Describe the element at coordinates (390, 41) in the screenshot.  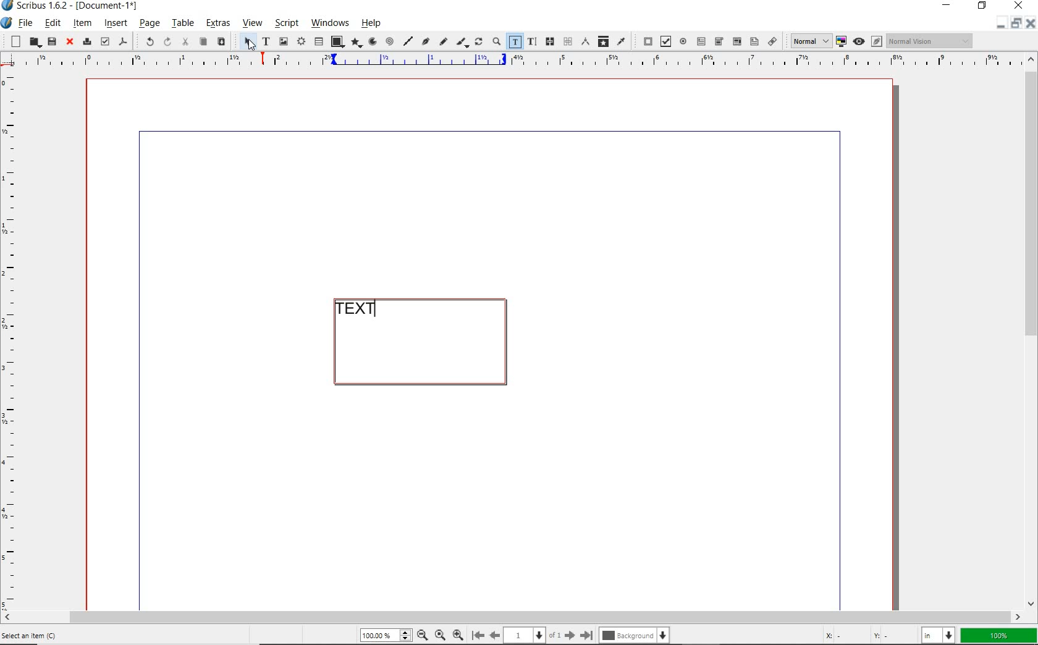
I see `spiral` at that location.